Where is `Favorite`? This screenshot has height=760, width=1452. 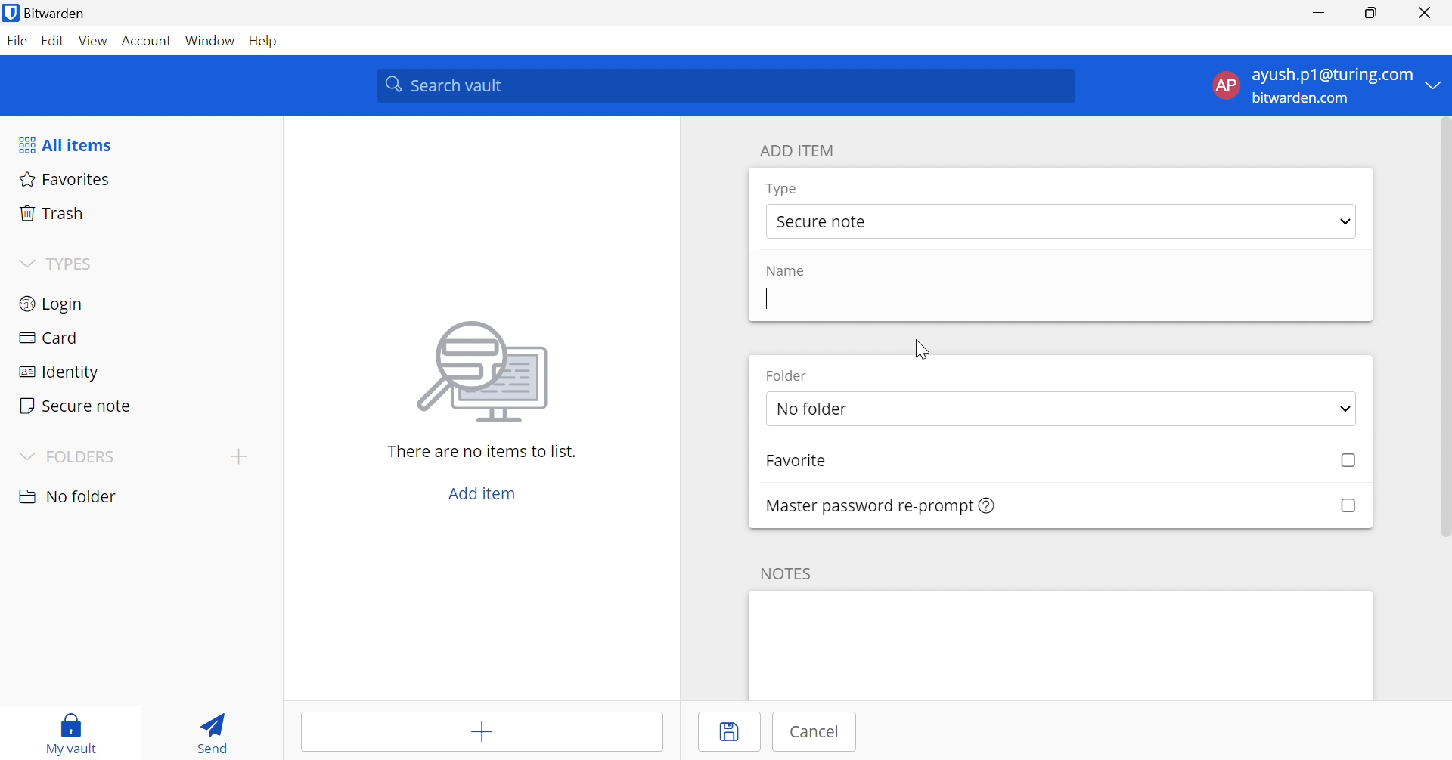 Favorite is located at coordinates (800, 462).